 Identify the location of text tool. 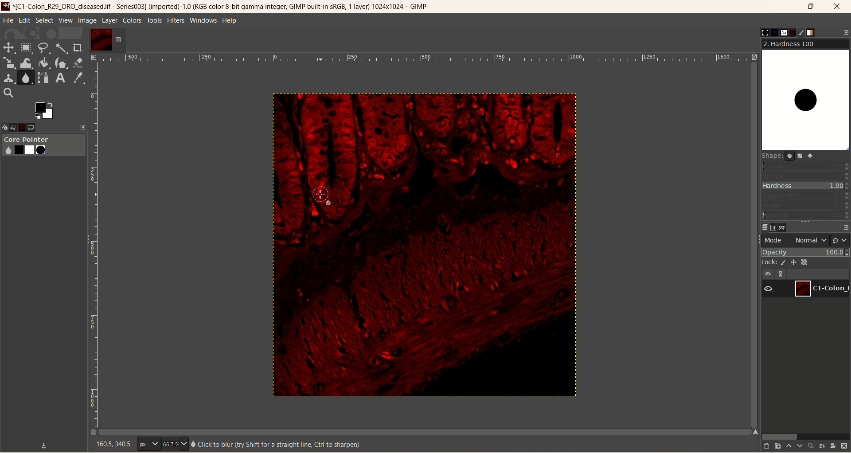
(60, 78).